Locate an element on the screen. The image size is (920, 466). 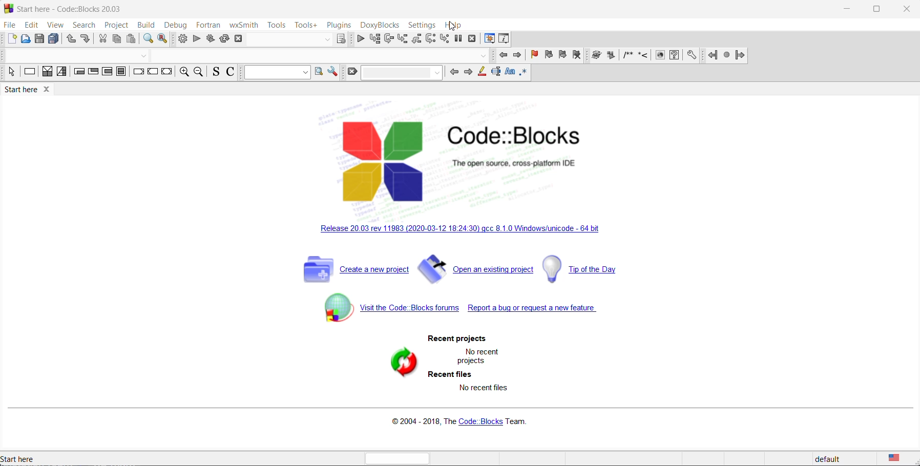
view is located at coordinates (54, 24).